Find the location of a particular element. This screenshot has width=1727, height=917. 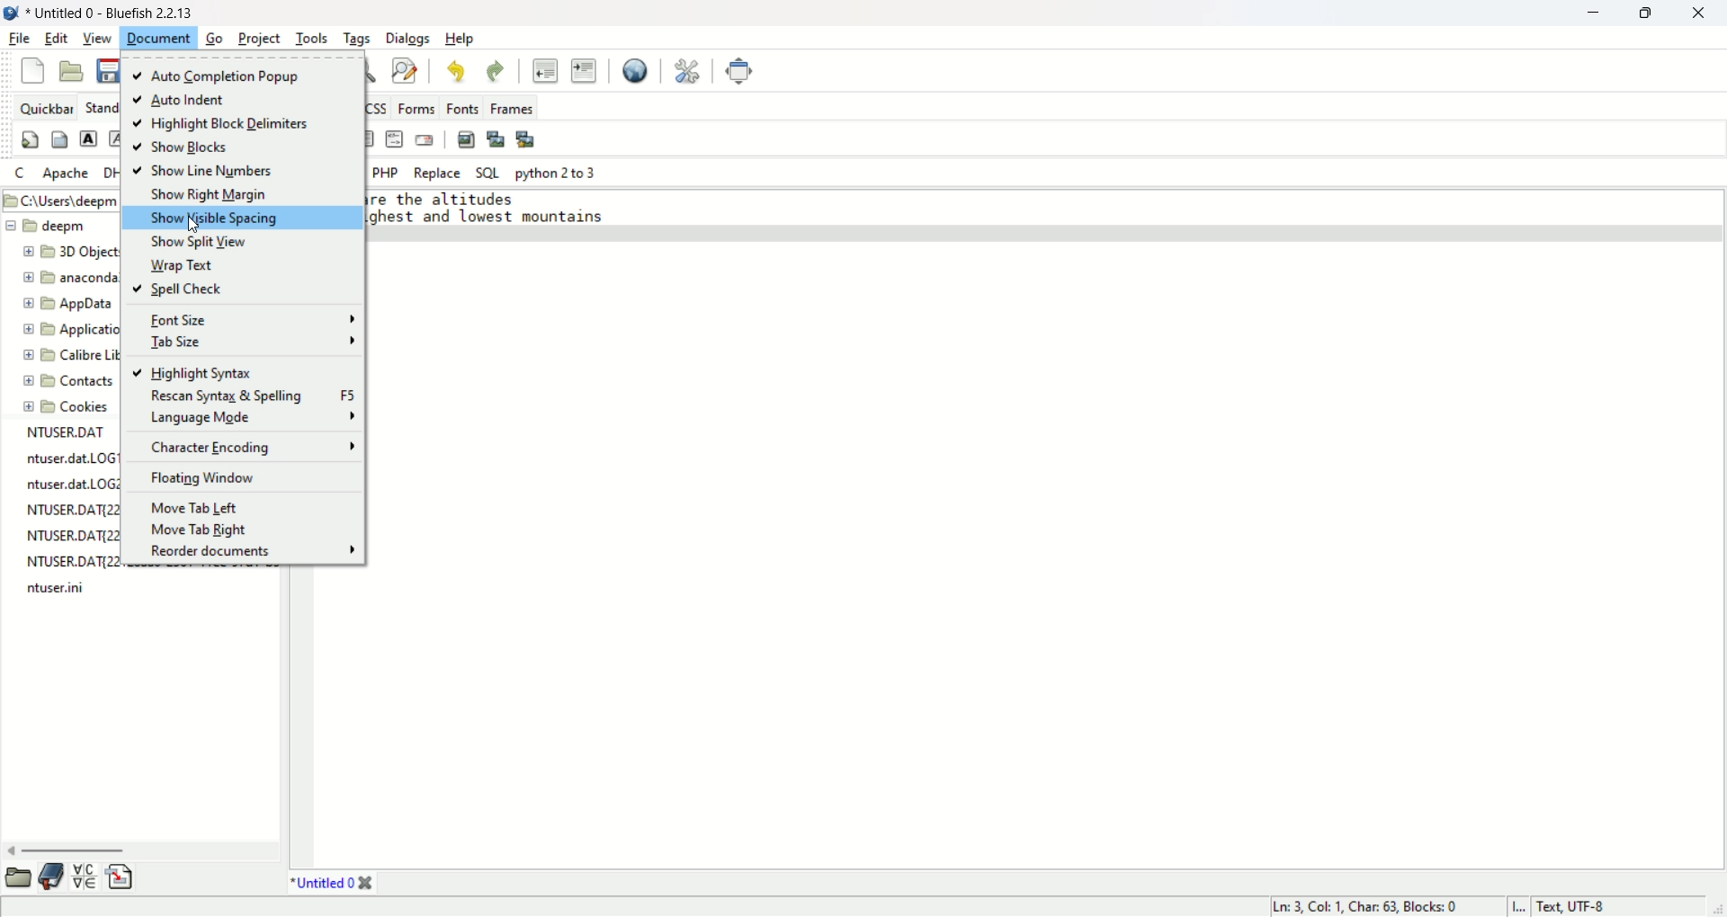

application is located at coordinates (71, 329).